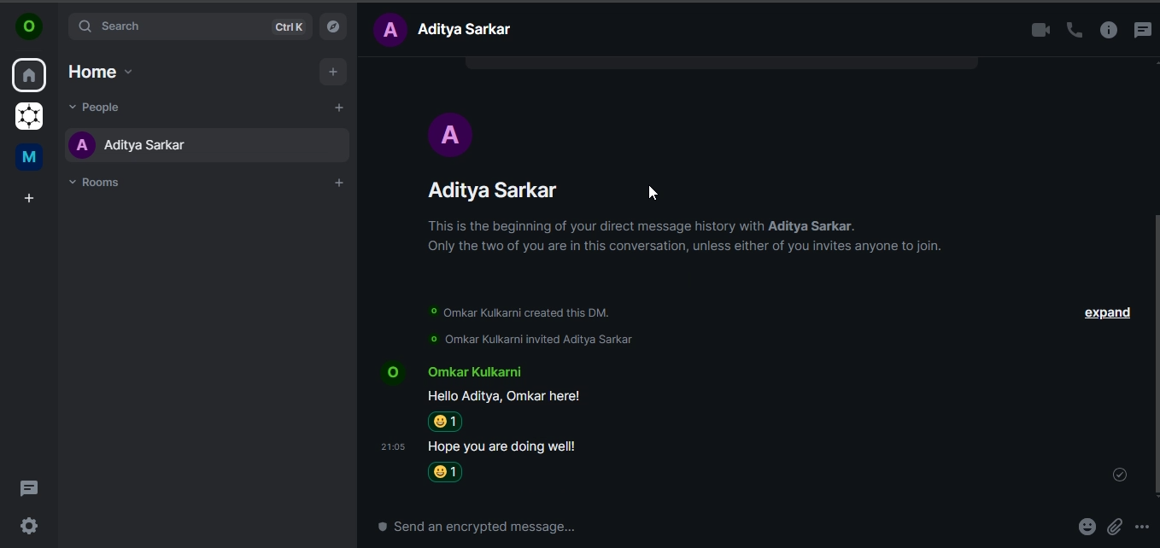 Image resolution: width=1160 pixels, height=548 pixels. What do you see at coordinates (496, 190) in the screenshot?
I see `Aditya Sarkar` at bounding box center [496, 190].